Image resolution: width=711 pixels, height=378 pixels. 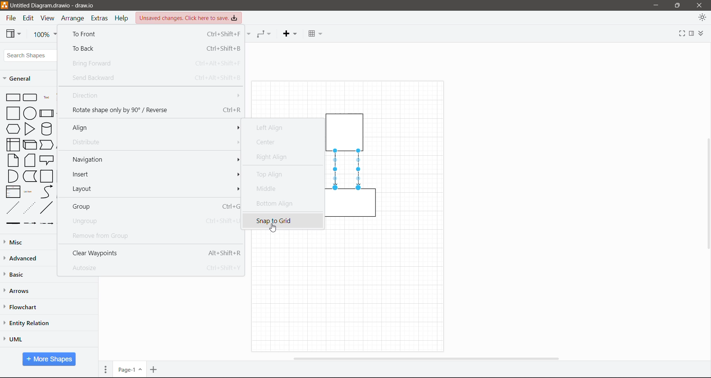 I want to click on Navigation, so click(x=154, y=161).